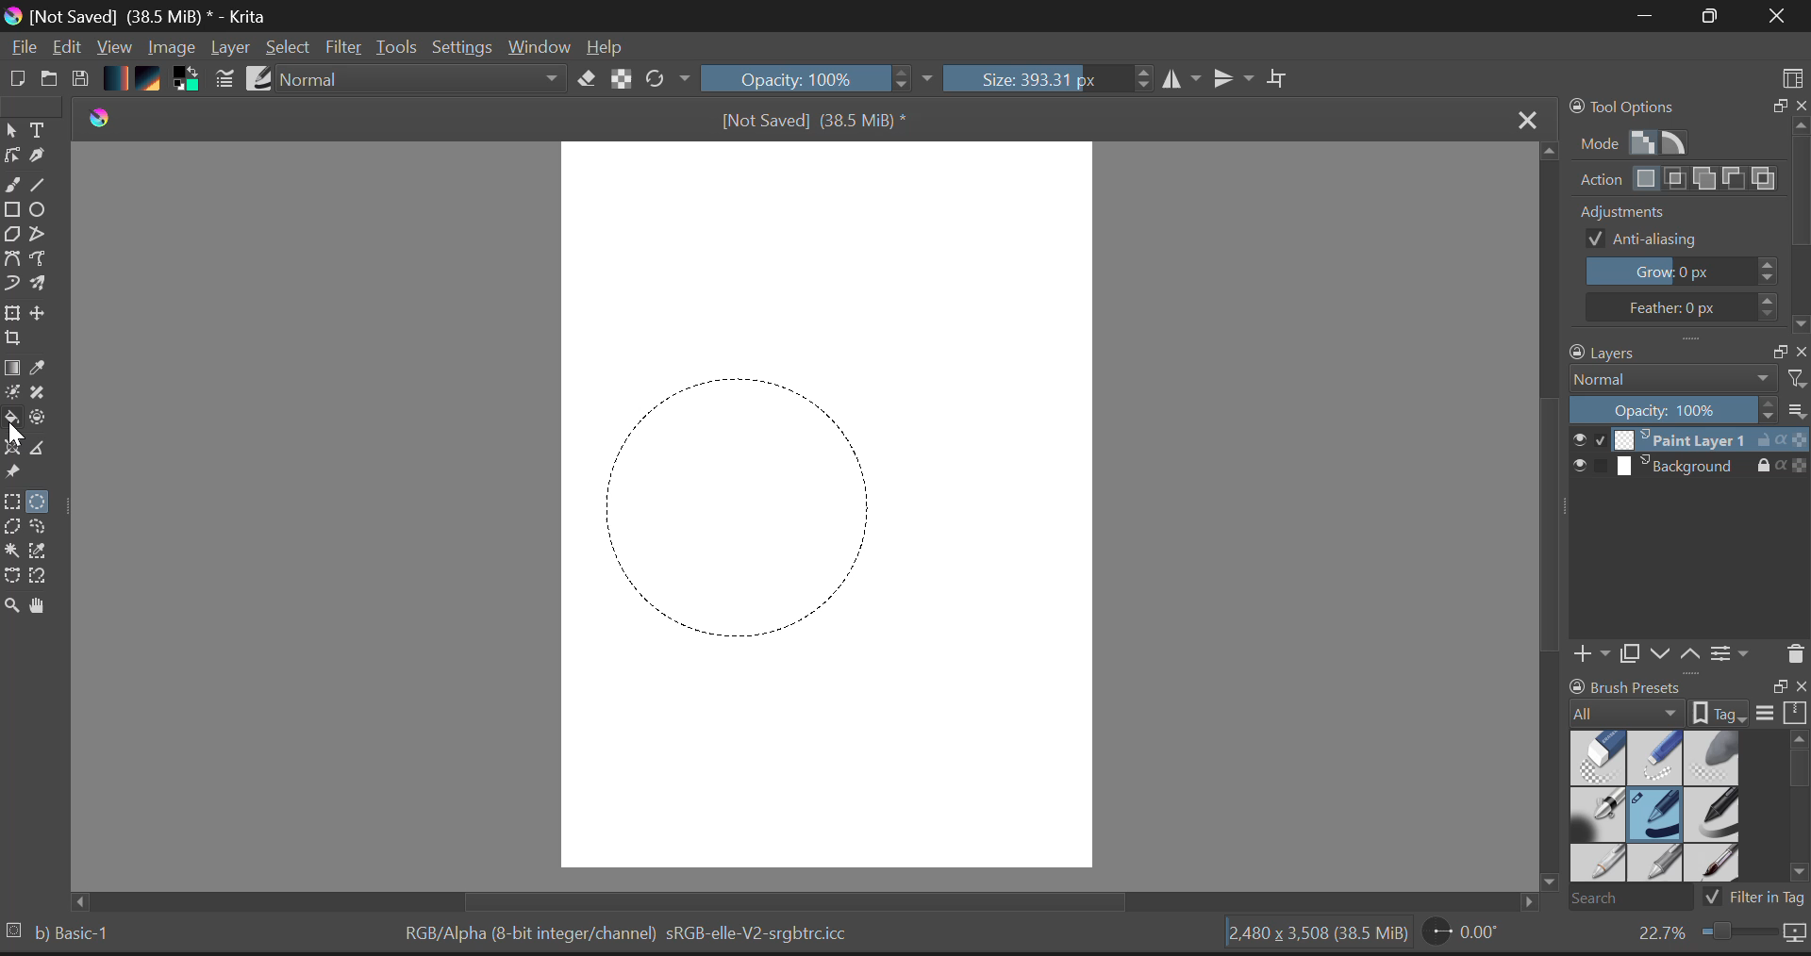 The image size is (1811, 956). What do you see at coordinates (117, 79) in the screenshot?
I see `Gradient` at bounding box center [117, 79].